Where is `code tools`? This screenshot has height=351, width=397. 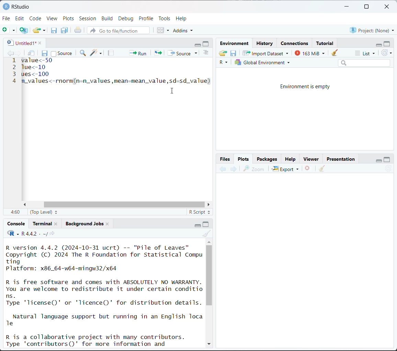
code tools is located at coordinates (96, 53).